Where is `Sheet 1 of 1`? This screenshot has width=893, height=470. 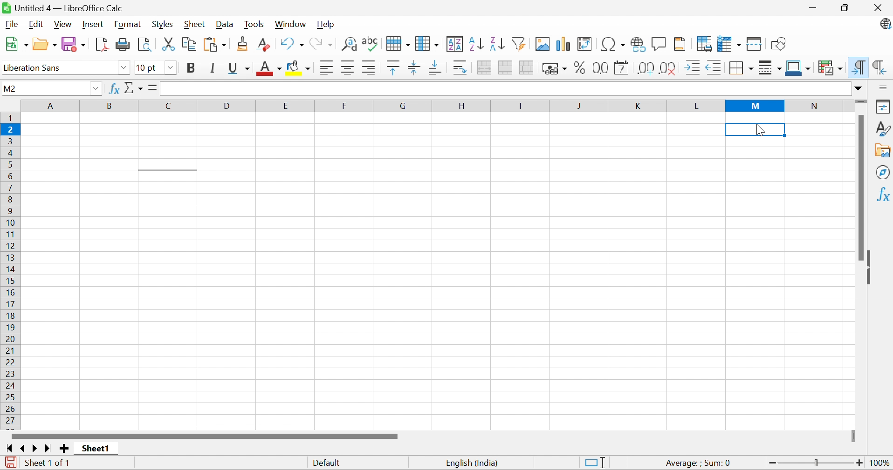 Sheet 1 of 1 is located at coordinates (47, 462).